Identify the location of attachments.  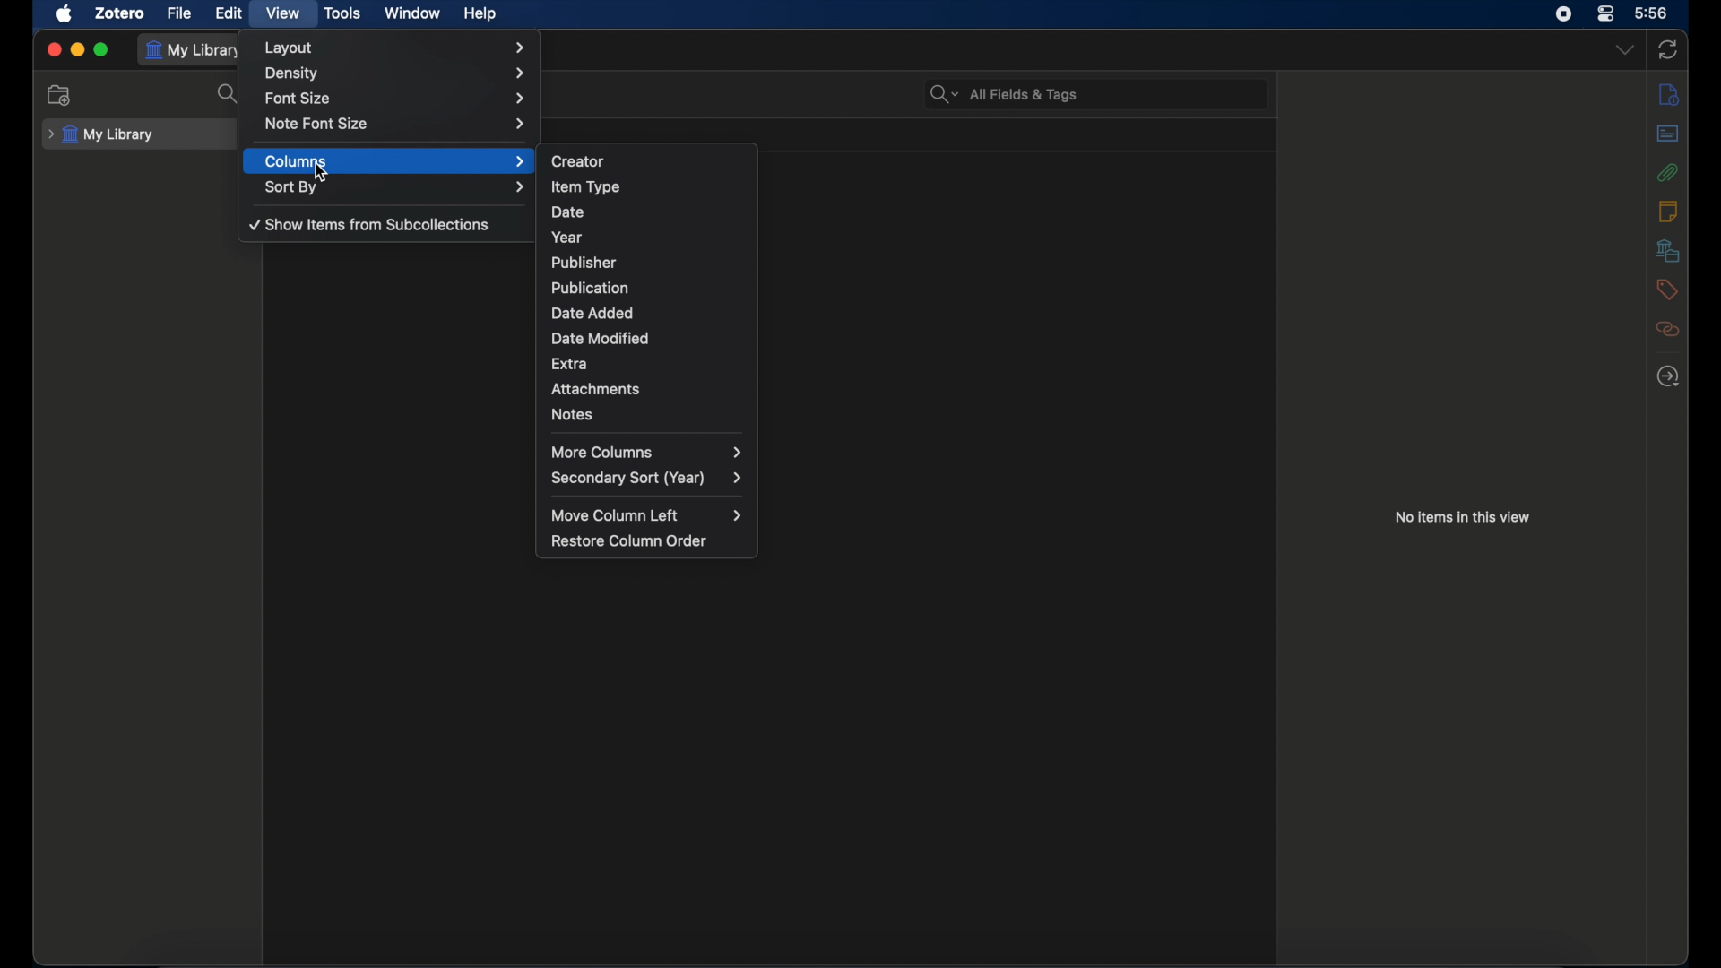
(1668, 172).